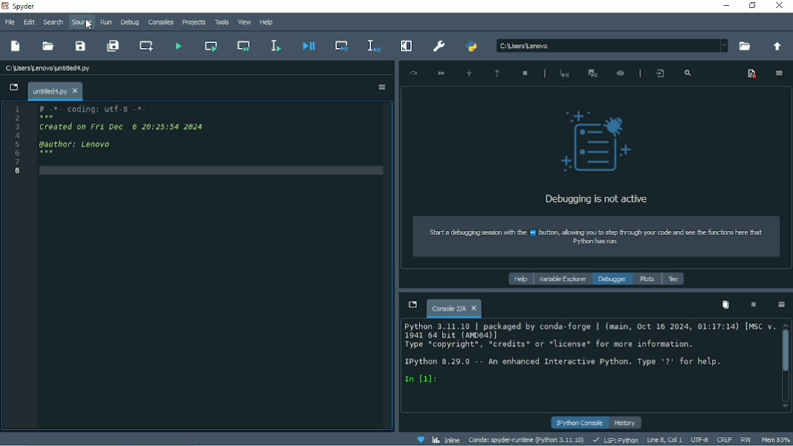  Describe the element at coordinates (52, 22) in the screenshot. I see `Search` at that location.